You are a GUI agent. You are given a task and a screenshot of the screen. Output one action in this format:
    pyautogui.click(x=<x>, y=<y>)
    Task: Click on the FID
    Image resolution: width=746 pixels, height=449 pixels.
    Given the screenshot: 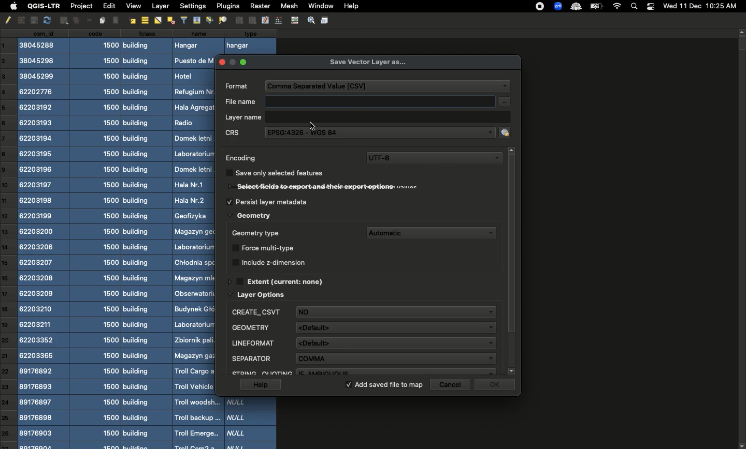 What is the action you would take?
    pyautogui.click(x=362, y=325)
    